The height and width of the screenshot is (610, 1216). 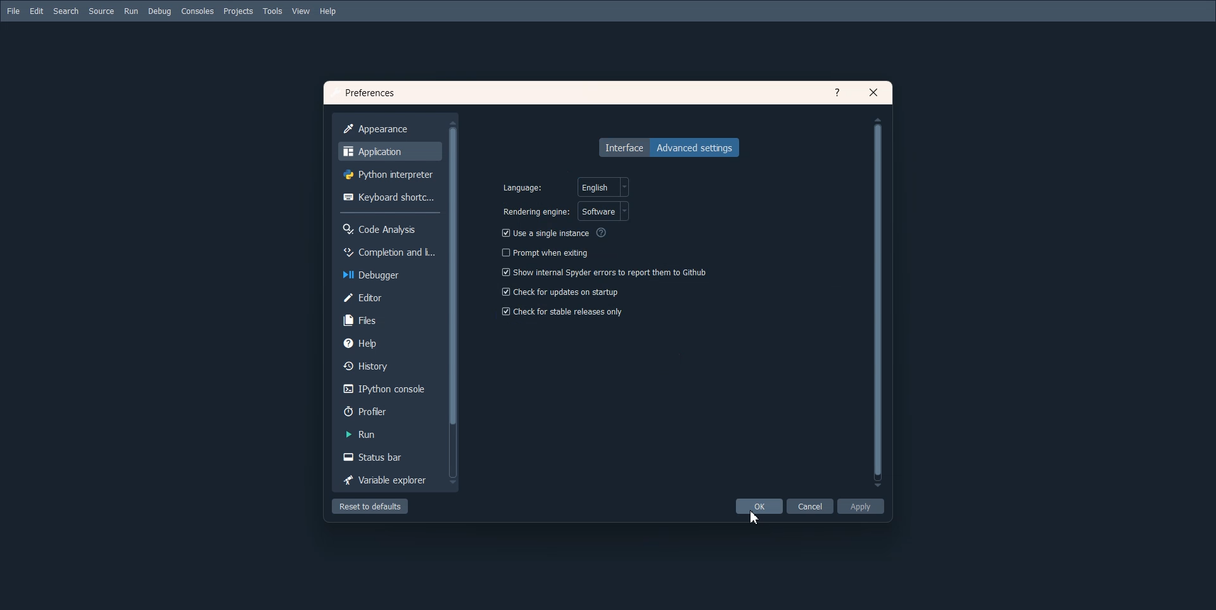 I want to click on IPython console, so click(x=387, y=389).